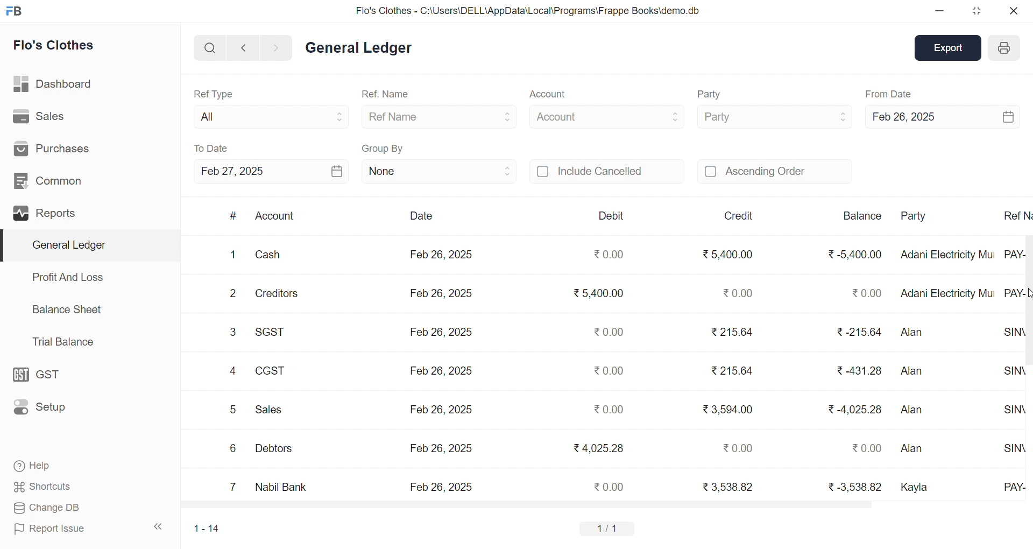 The image size is (1033, 549). What do you see at coordinates (46, 212) in the screenshot?
I see `Reports` at bounding box center [46, 212].